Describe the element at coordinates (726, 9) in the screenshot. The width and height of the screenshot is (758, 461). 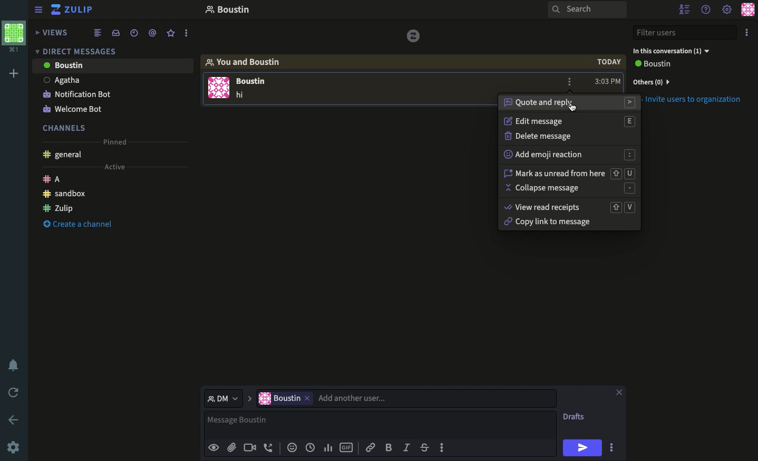
I see `Settings` at that location.